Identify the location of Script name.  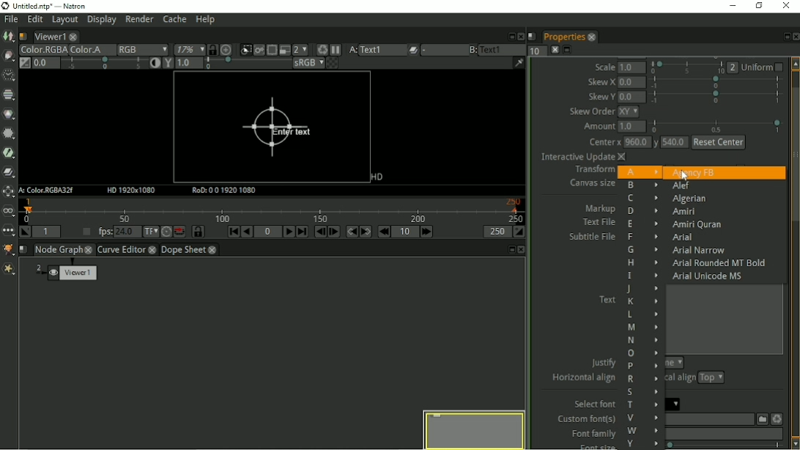
(532, 36).